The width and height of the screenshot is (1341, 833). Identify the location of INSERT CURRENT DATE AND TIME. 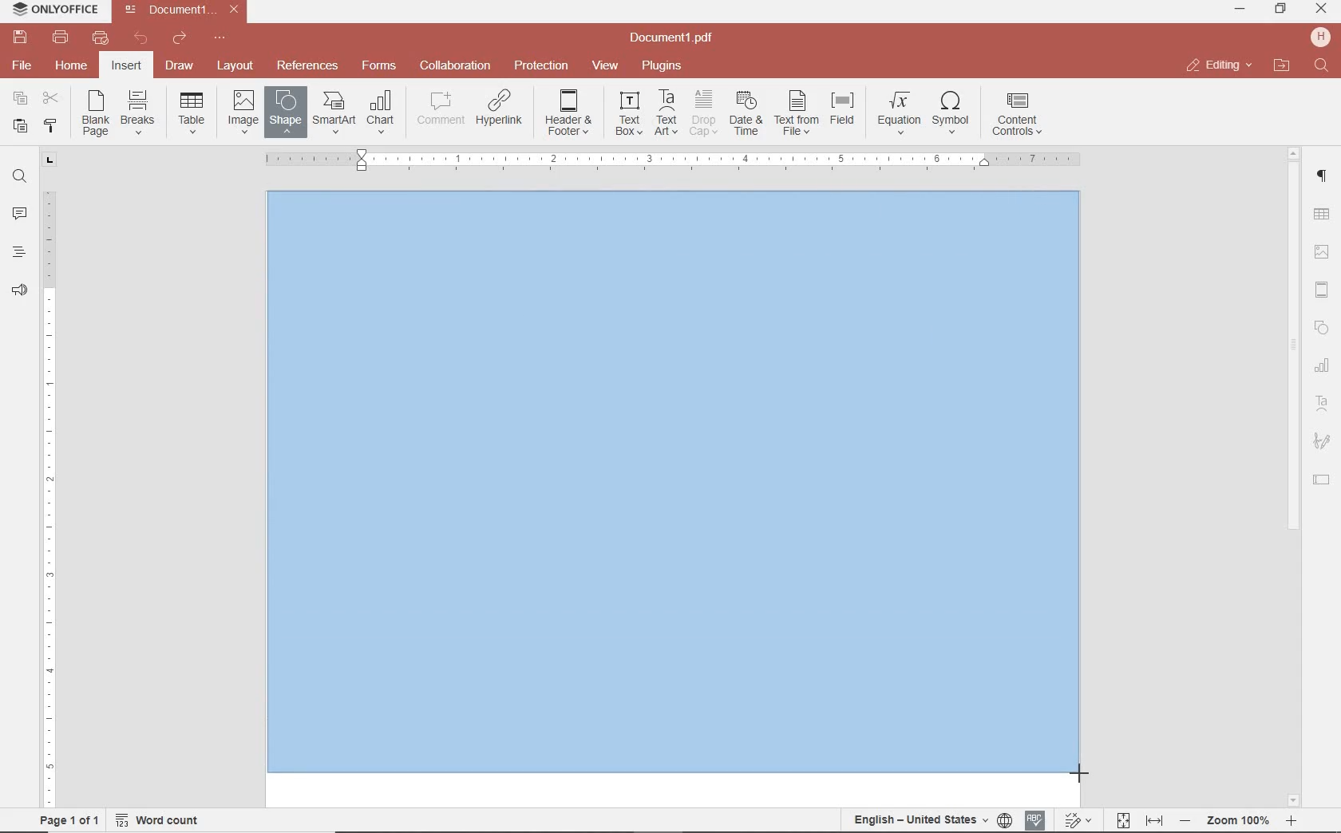
(744, 114).